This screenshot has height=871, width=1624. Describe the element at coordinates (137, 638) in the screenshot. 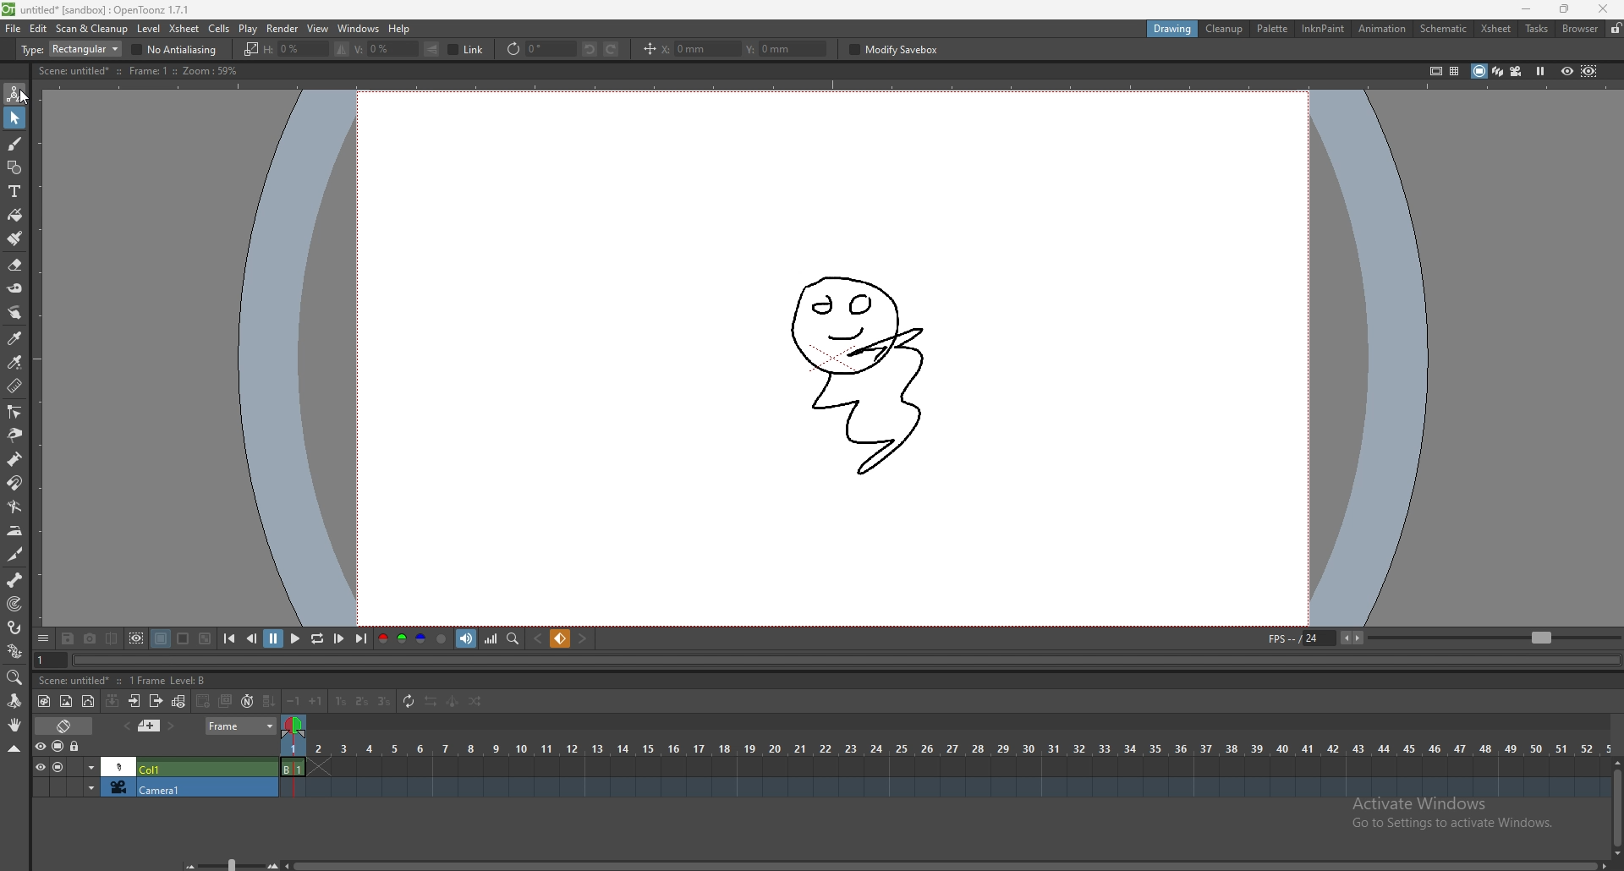

I see `define sub camera` at that location.